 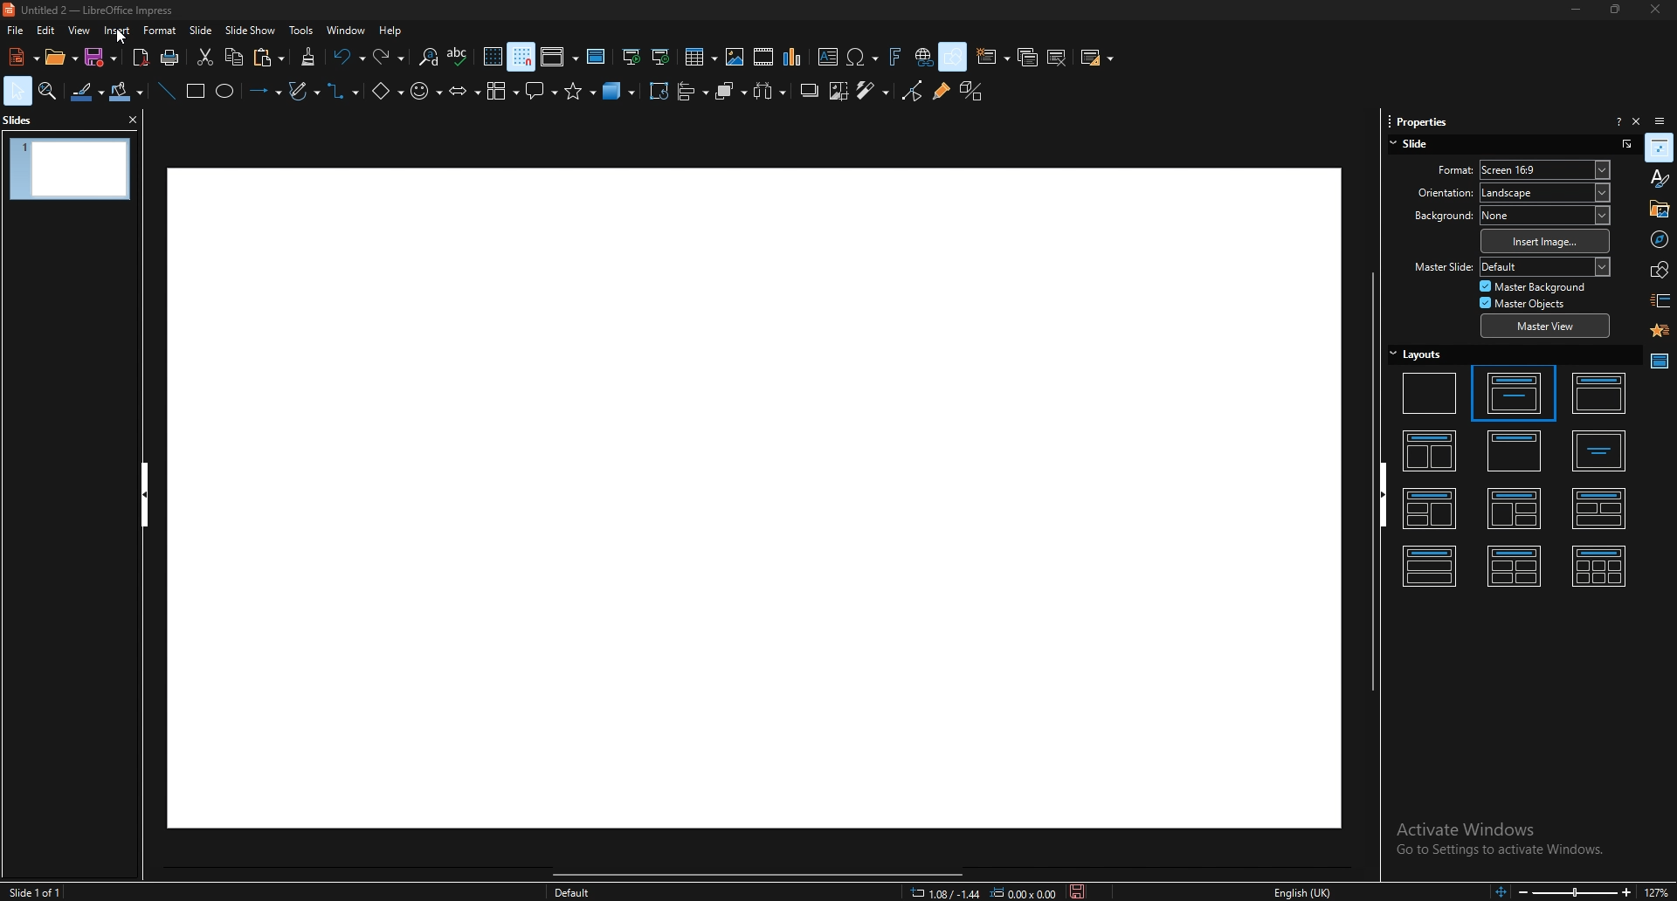 What do you see at coordinates (234, 58) in the screenshot?
I see `copy` at bounding box center [234, 58].